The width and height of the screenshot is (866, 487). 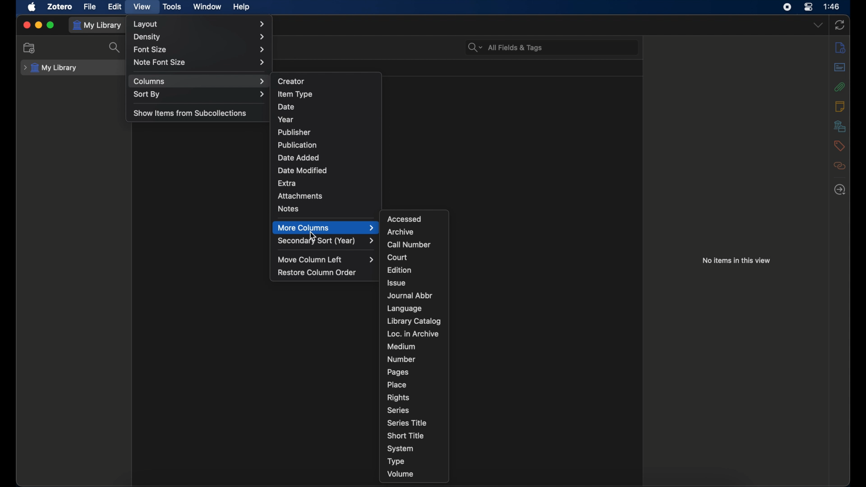 I want to click on zotero, so click(x=59, y=6).